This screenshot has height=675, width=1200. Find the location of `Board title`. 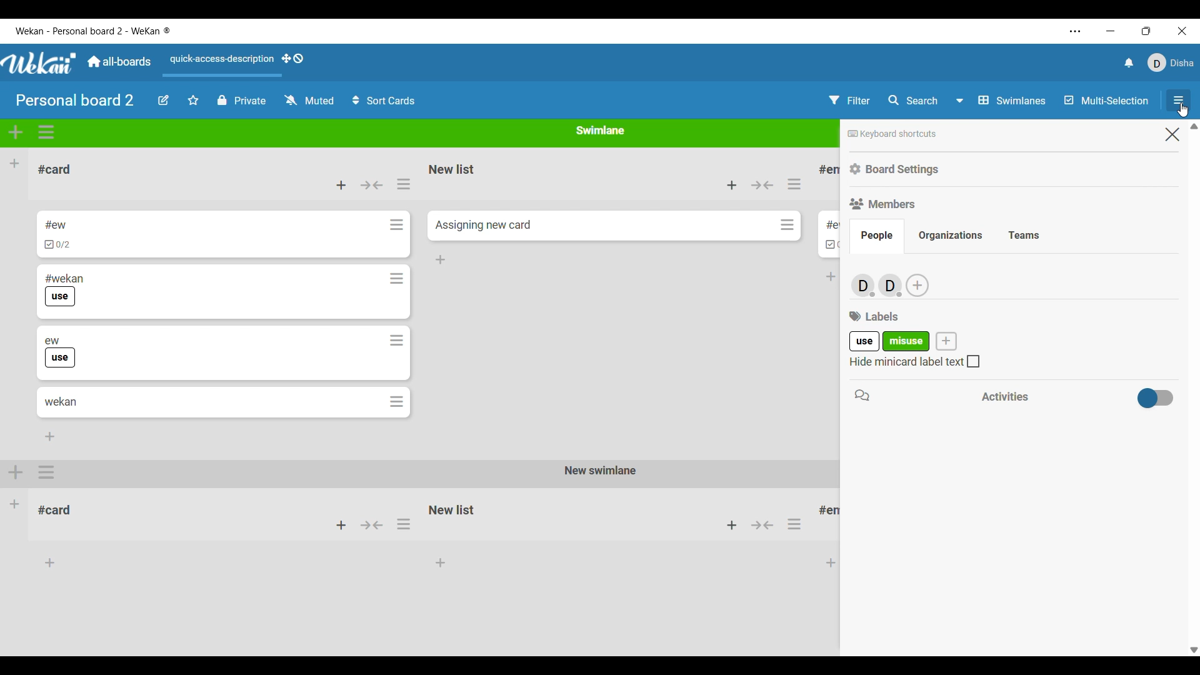

Board title is located at coordinates (75, 100).